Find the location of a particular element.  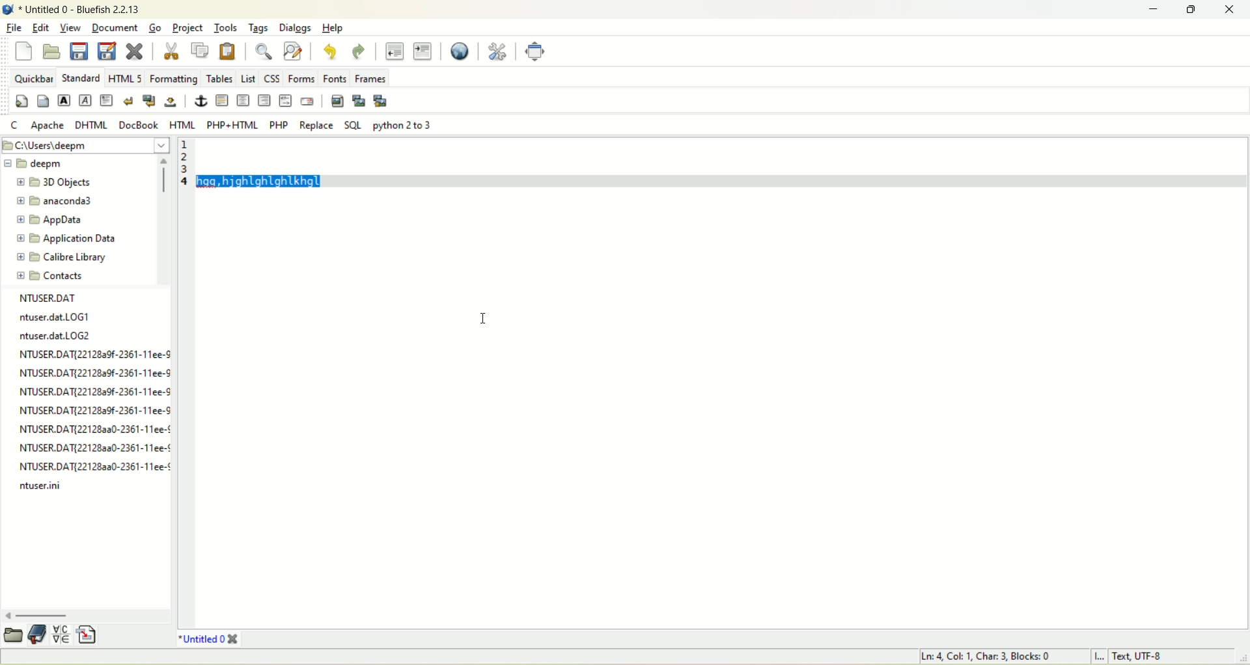

close is located at coordinates (1234, 9).